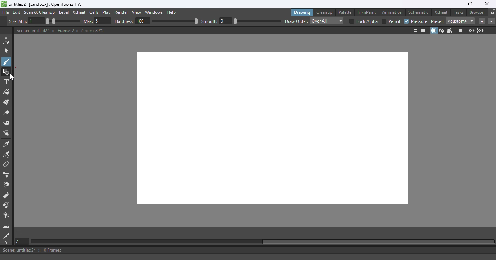 The height and width of the screenshot is (260, 496). Describe the element at coordinates (7, 176) in the screenshot. I see `Control point editor tool` at that location.